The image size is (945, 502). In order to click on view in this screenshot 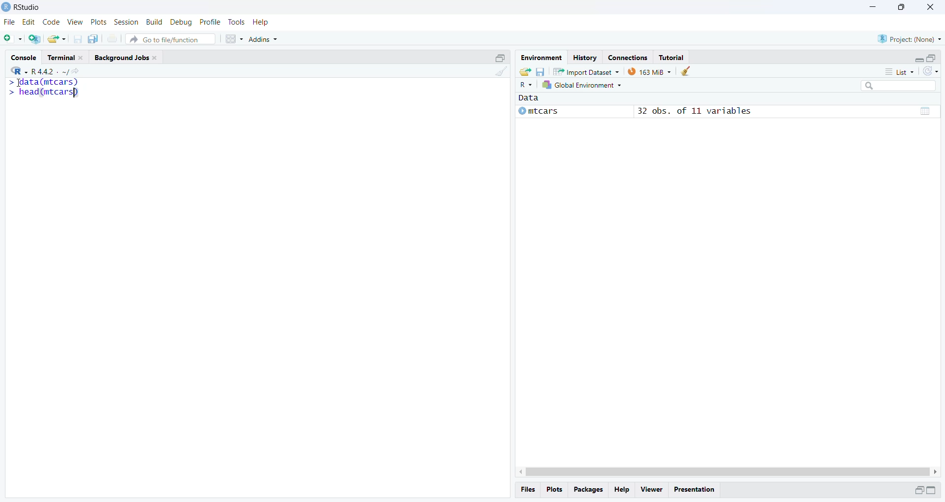, I will do `click(75, 22)`.